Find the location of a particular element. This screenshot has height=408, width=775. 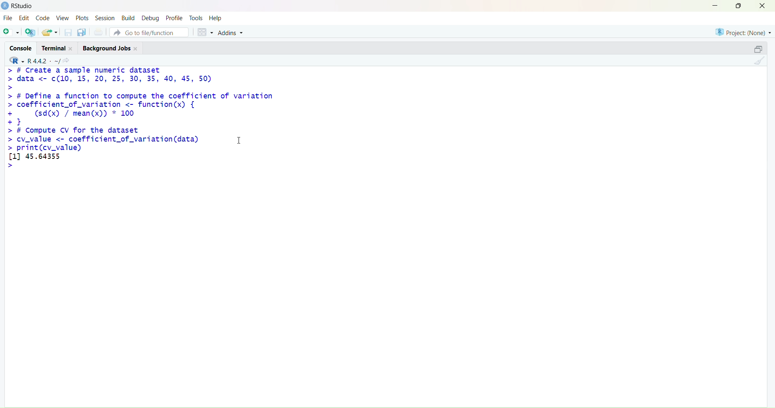

session is located at coordinates (105, 18).